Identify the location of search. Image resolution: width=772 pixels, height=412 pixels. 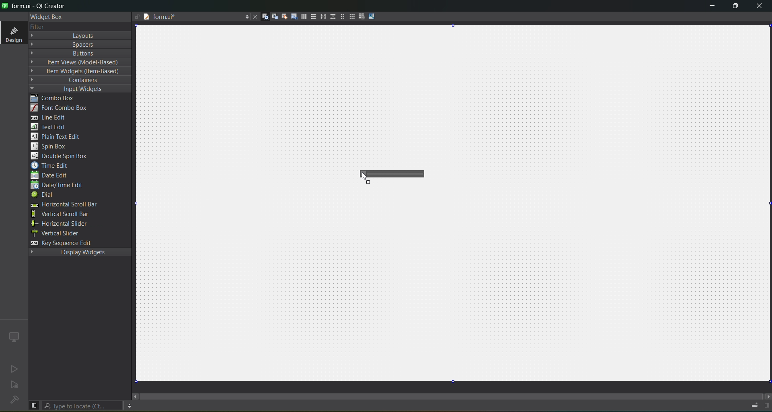
(82, 406).